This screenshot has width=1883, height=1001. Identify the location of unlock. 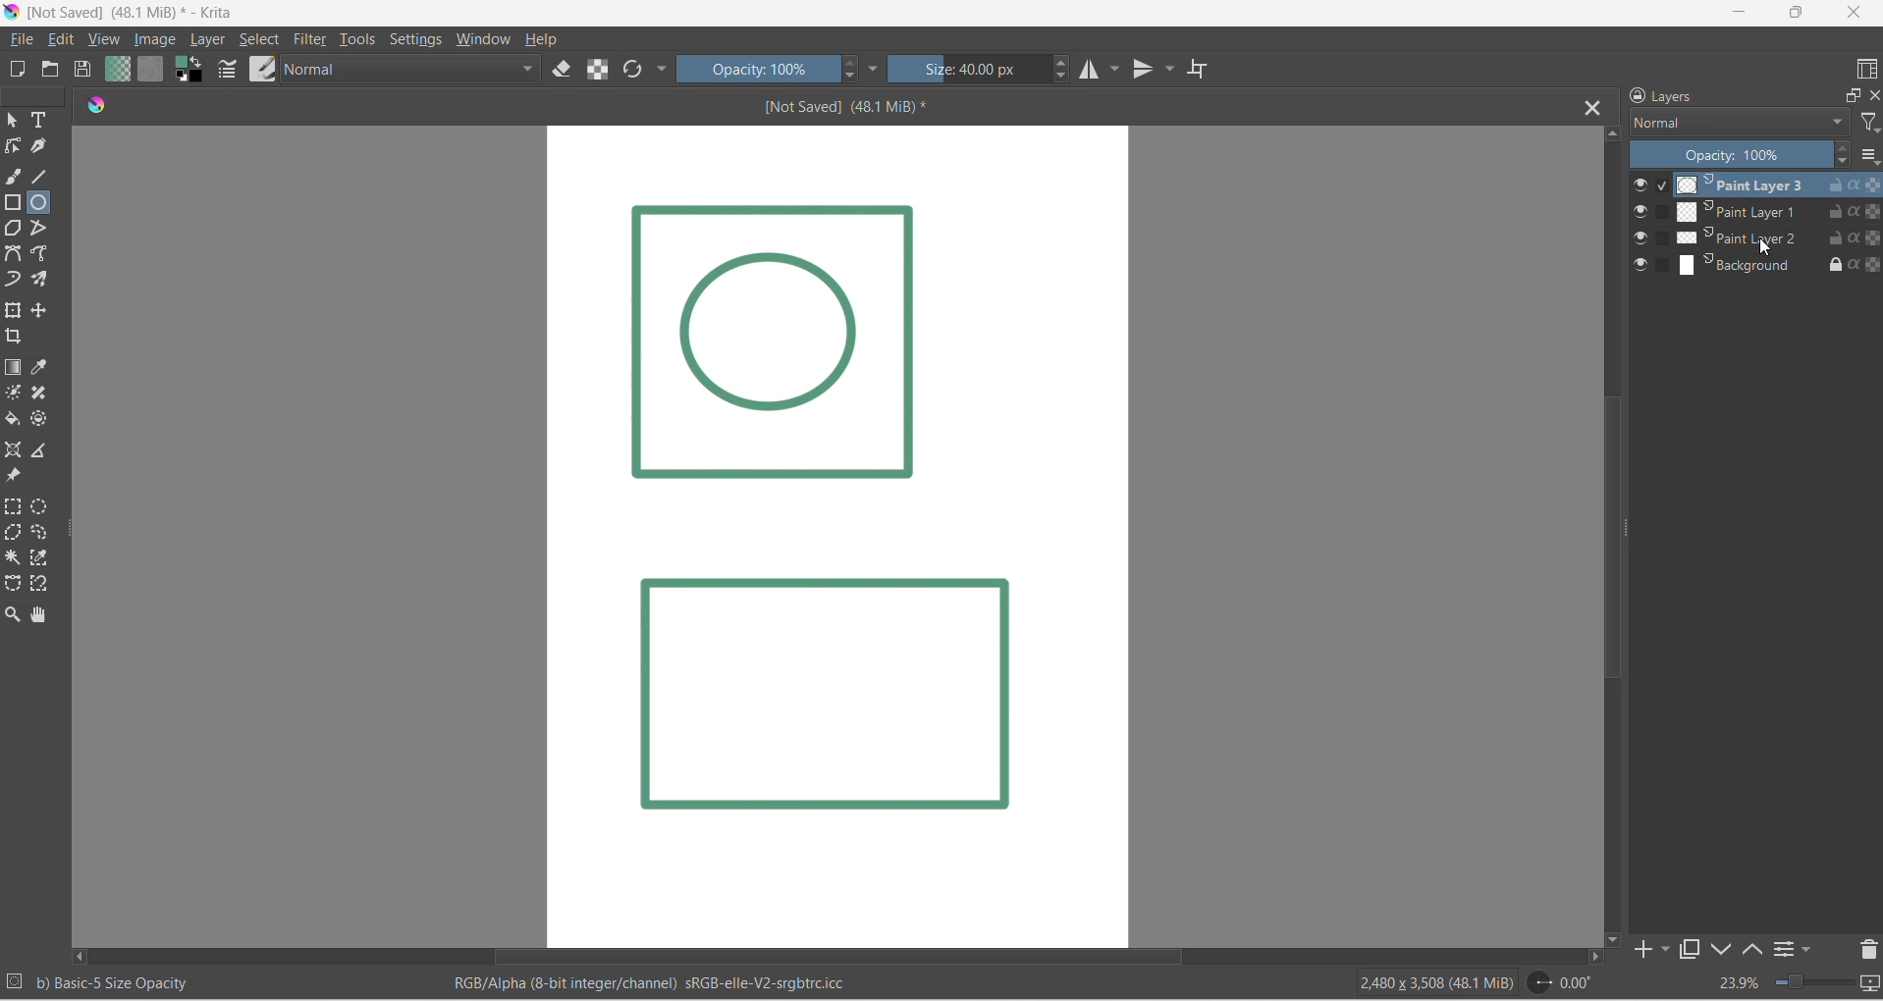
(1831, 213).